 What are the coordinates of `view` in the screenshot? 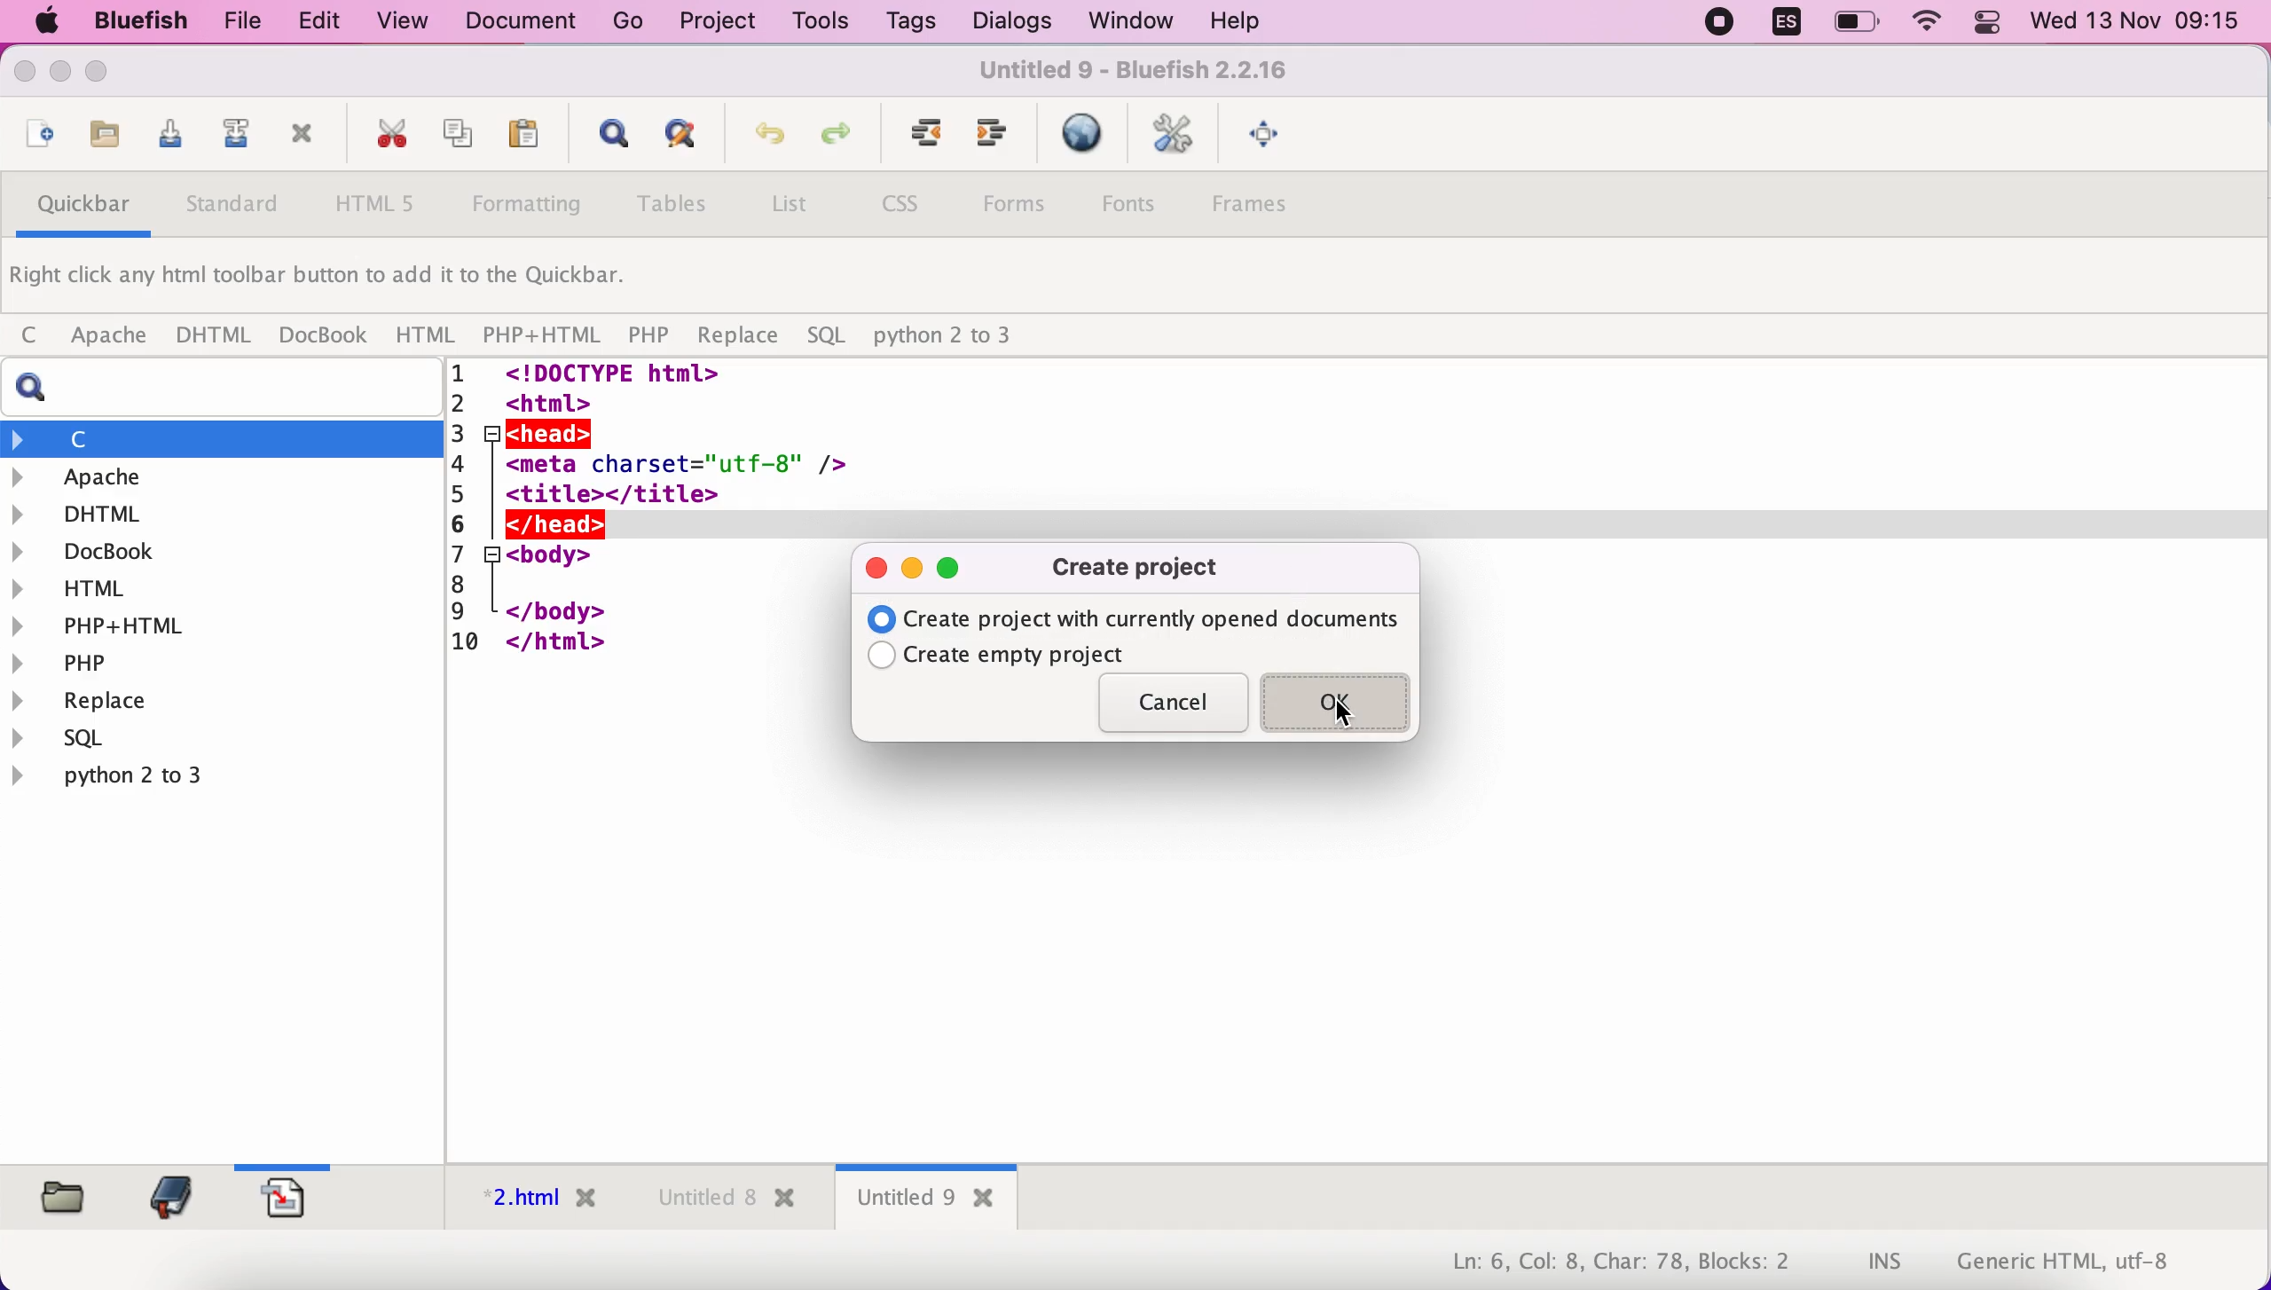 It's located at (405, 20).